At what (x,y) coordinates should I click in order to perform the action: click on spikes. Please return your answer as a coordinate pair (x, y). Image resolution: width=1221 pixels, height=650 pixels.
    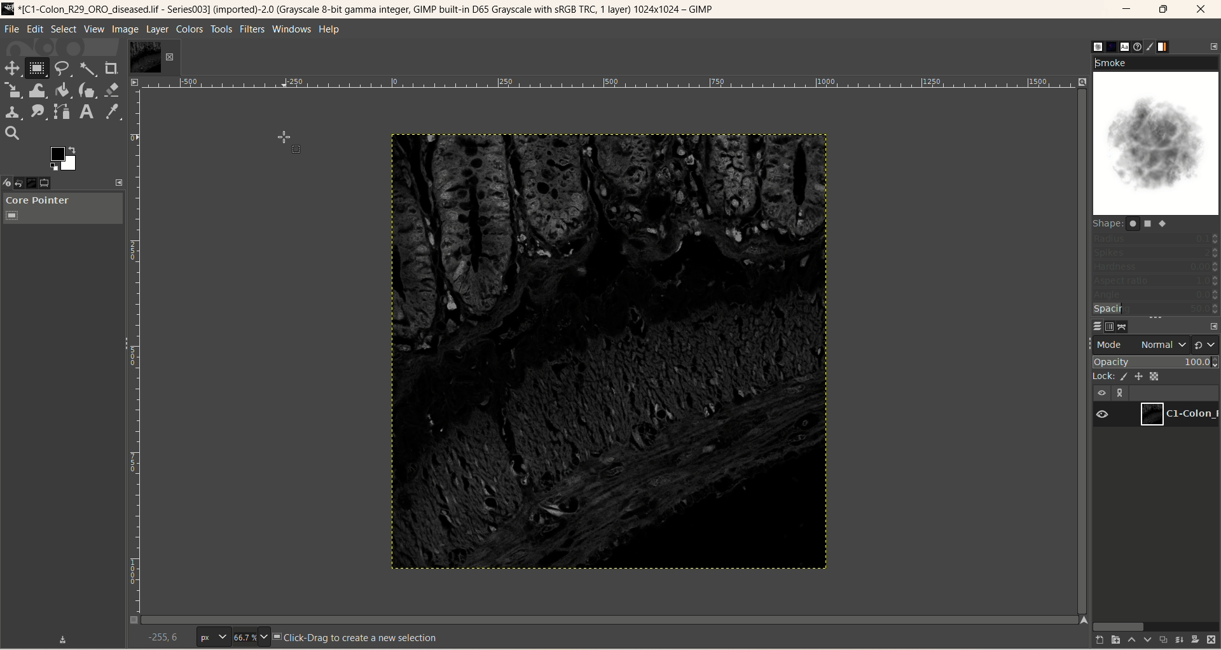
    Looking at the image, I should click on (1156, 253).